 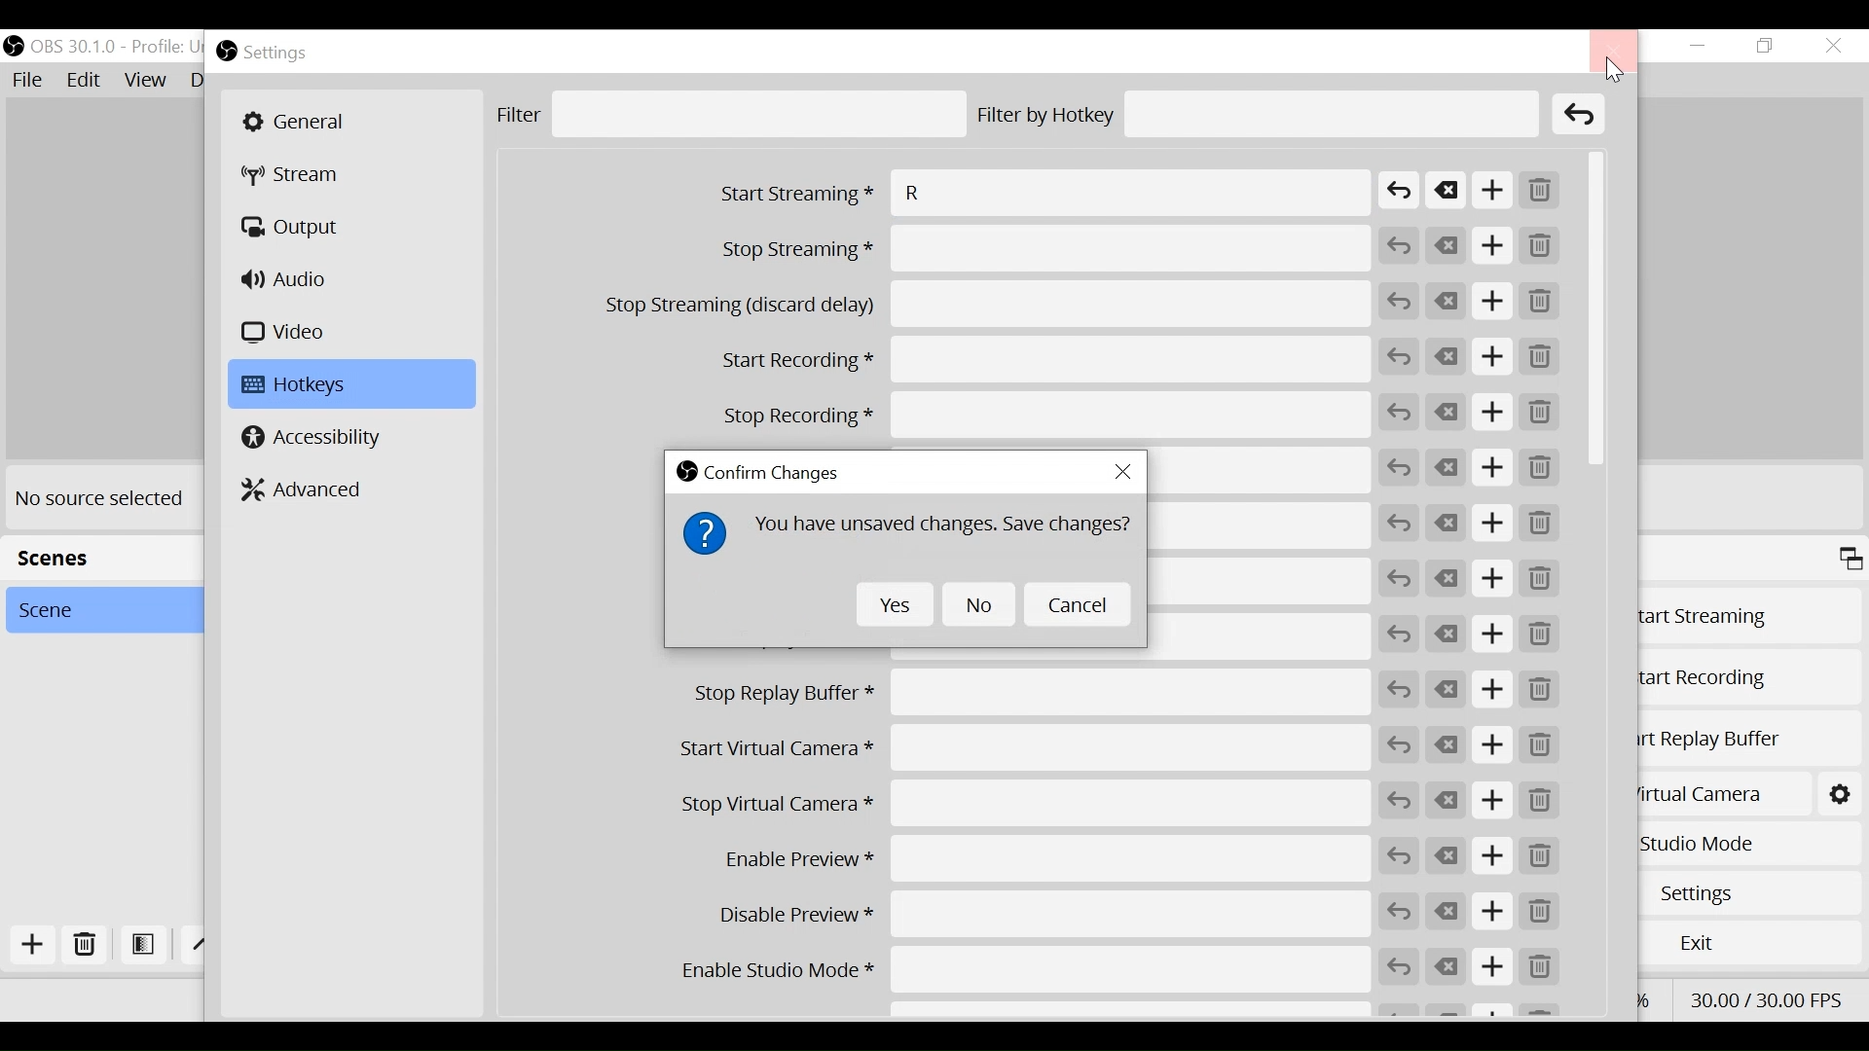 I want to click on Clear, so click(x=1446, y=856).